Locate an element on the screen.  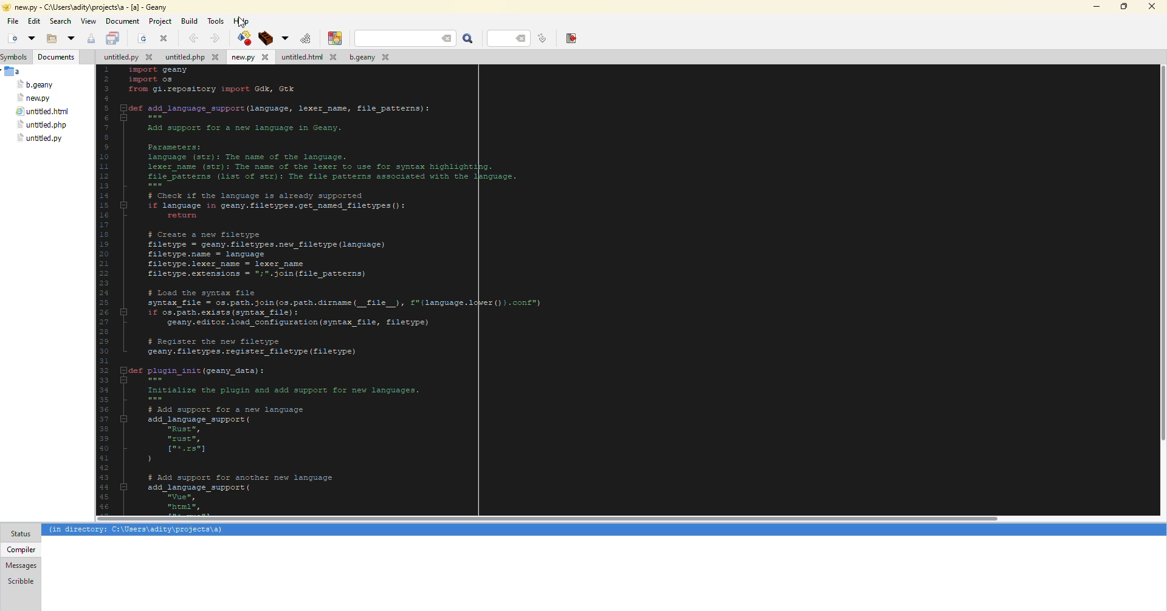
status is located at coordinates (21, 534).